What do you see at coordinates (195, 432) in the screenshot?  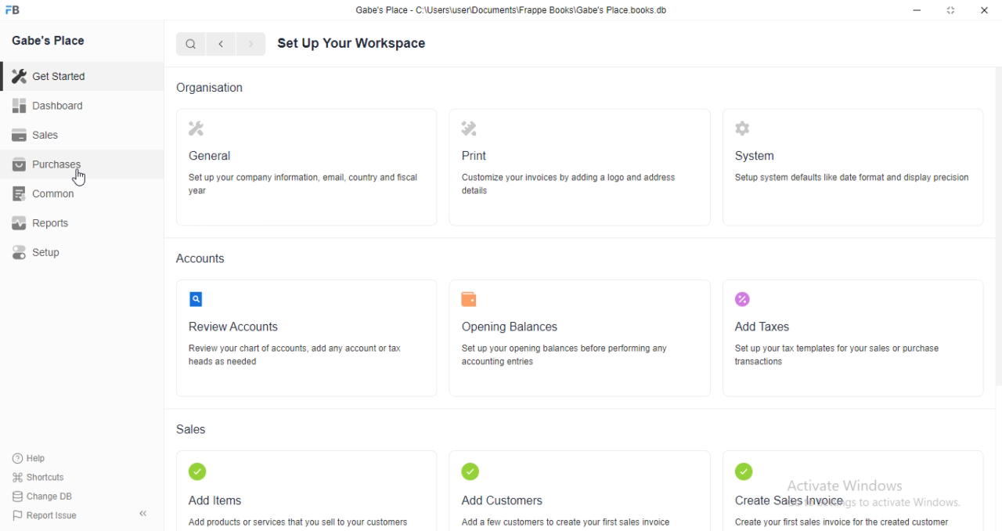 I see `Sales` at bounding box center [195, 432].